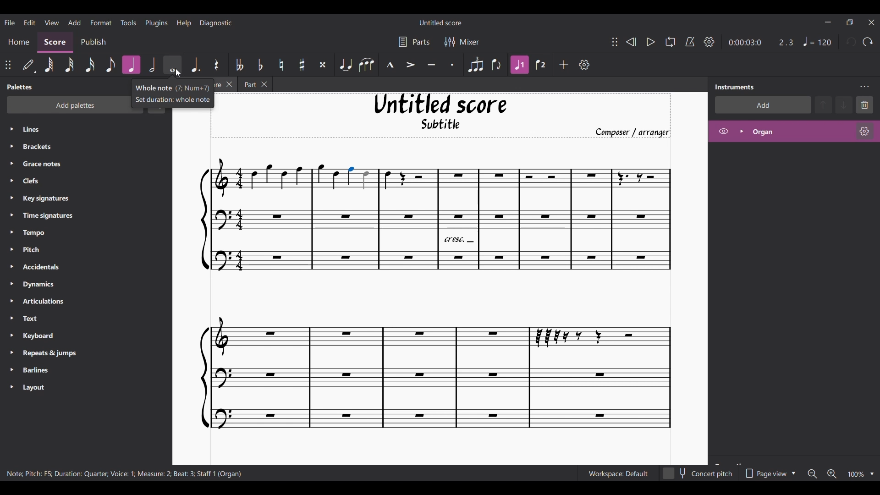  What do you see at coordinates (239, 65) in the screenshot?
I see `Toggle double flat` at bounding box center [239, 65].